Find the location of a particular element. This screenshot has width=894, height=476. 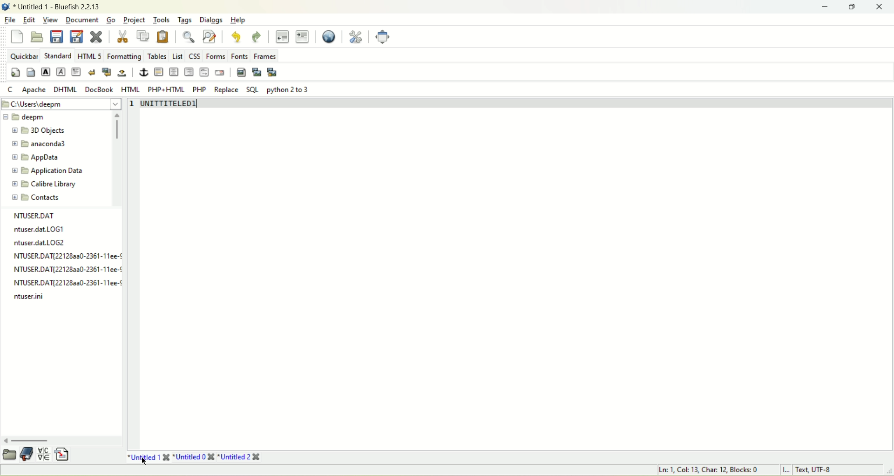

View is located at coordinates (51, 19).